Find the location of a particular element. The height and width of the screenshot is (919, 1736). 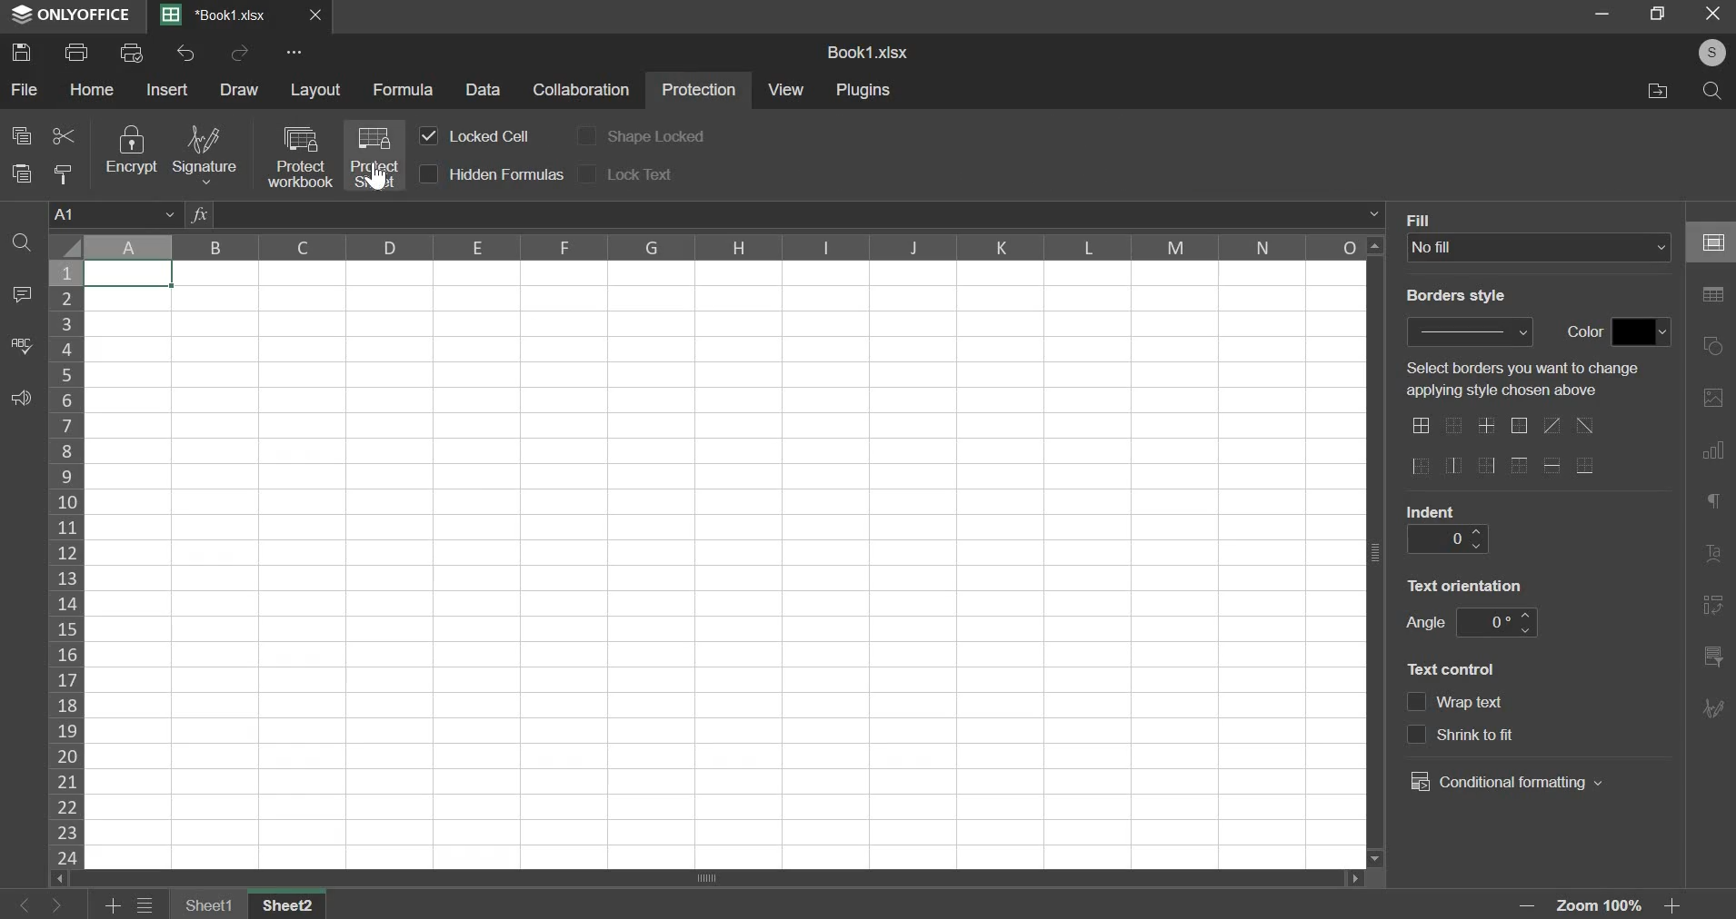

copy is located at coordinates (21, 134).